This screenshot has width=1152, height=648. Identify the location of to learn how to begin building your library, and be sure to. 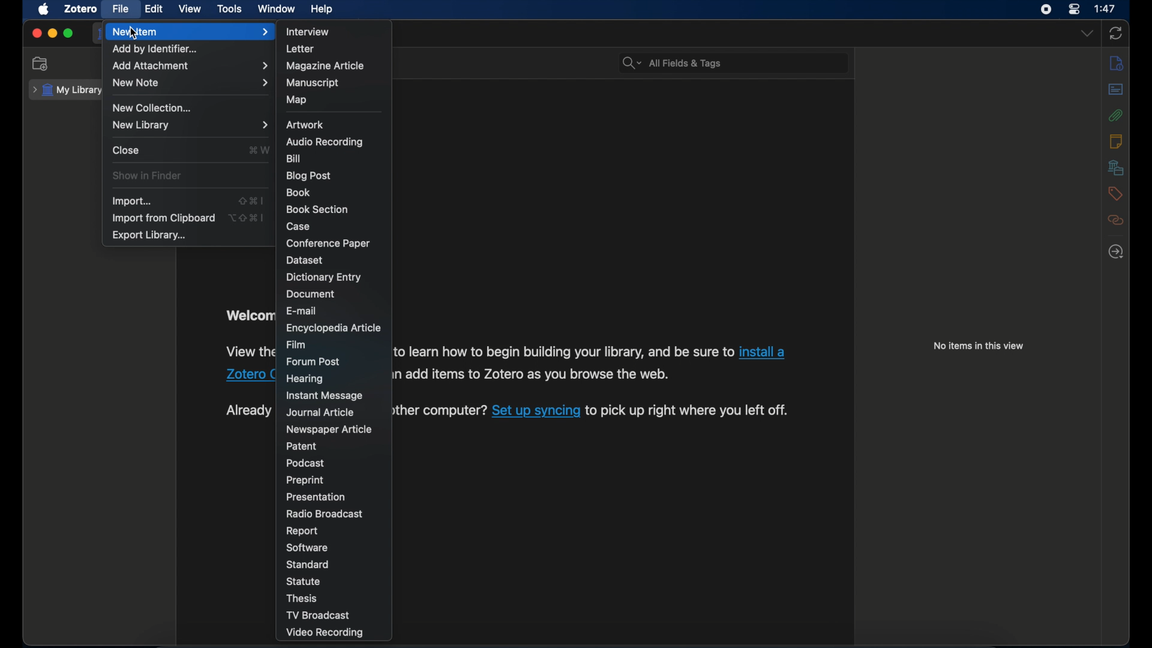
(564, 350).